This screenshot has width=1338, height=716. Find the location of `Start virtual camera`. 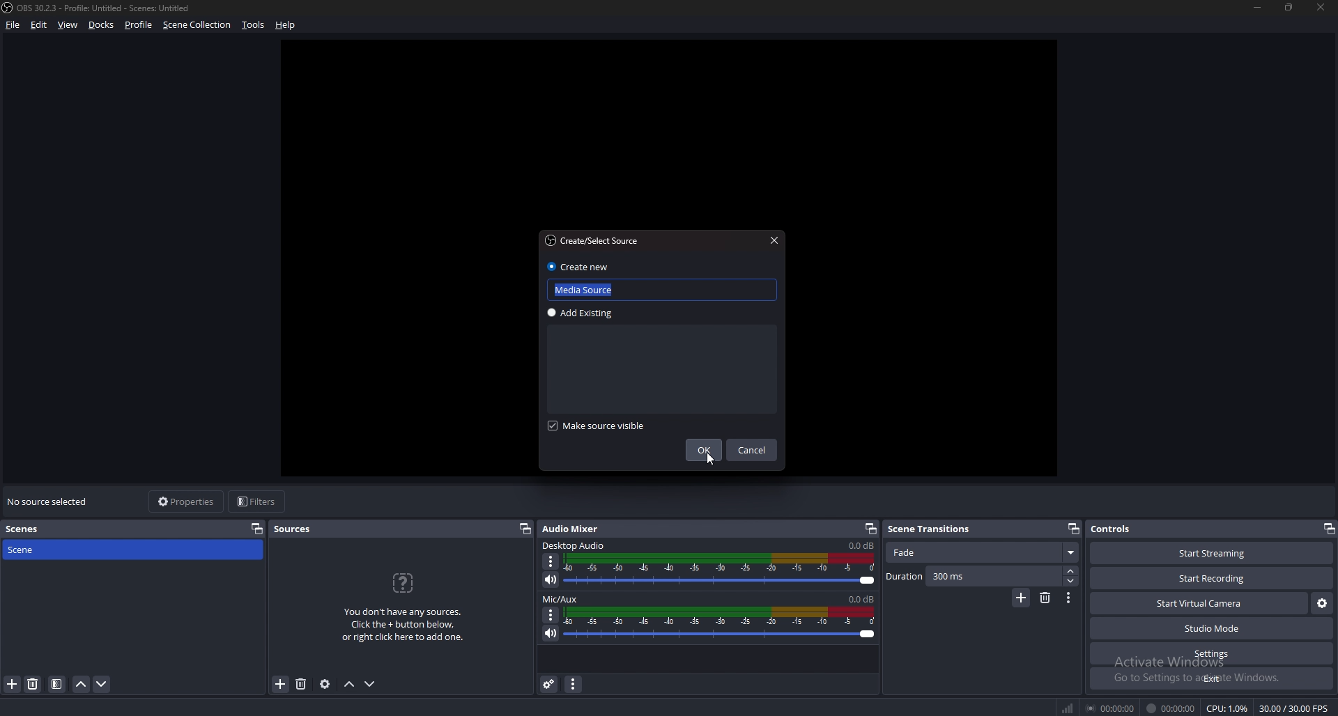

Start virtual camera is located at coordinates (1199, 603).